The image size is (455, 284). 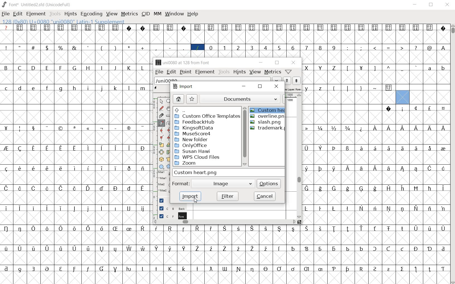 I want to click on glyph, so click(x=416, y=249).